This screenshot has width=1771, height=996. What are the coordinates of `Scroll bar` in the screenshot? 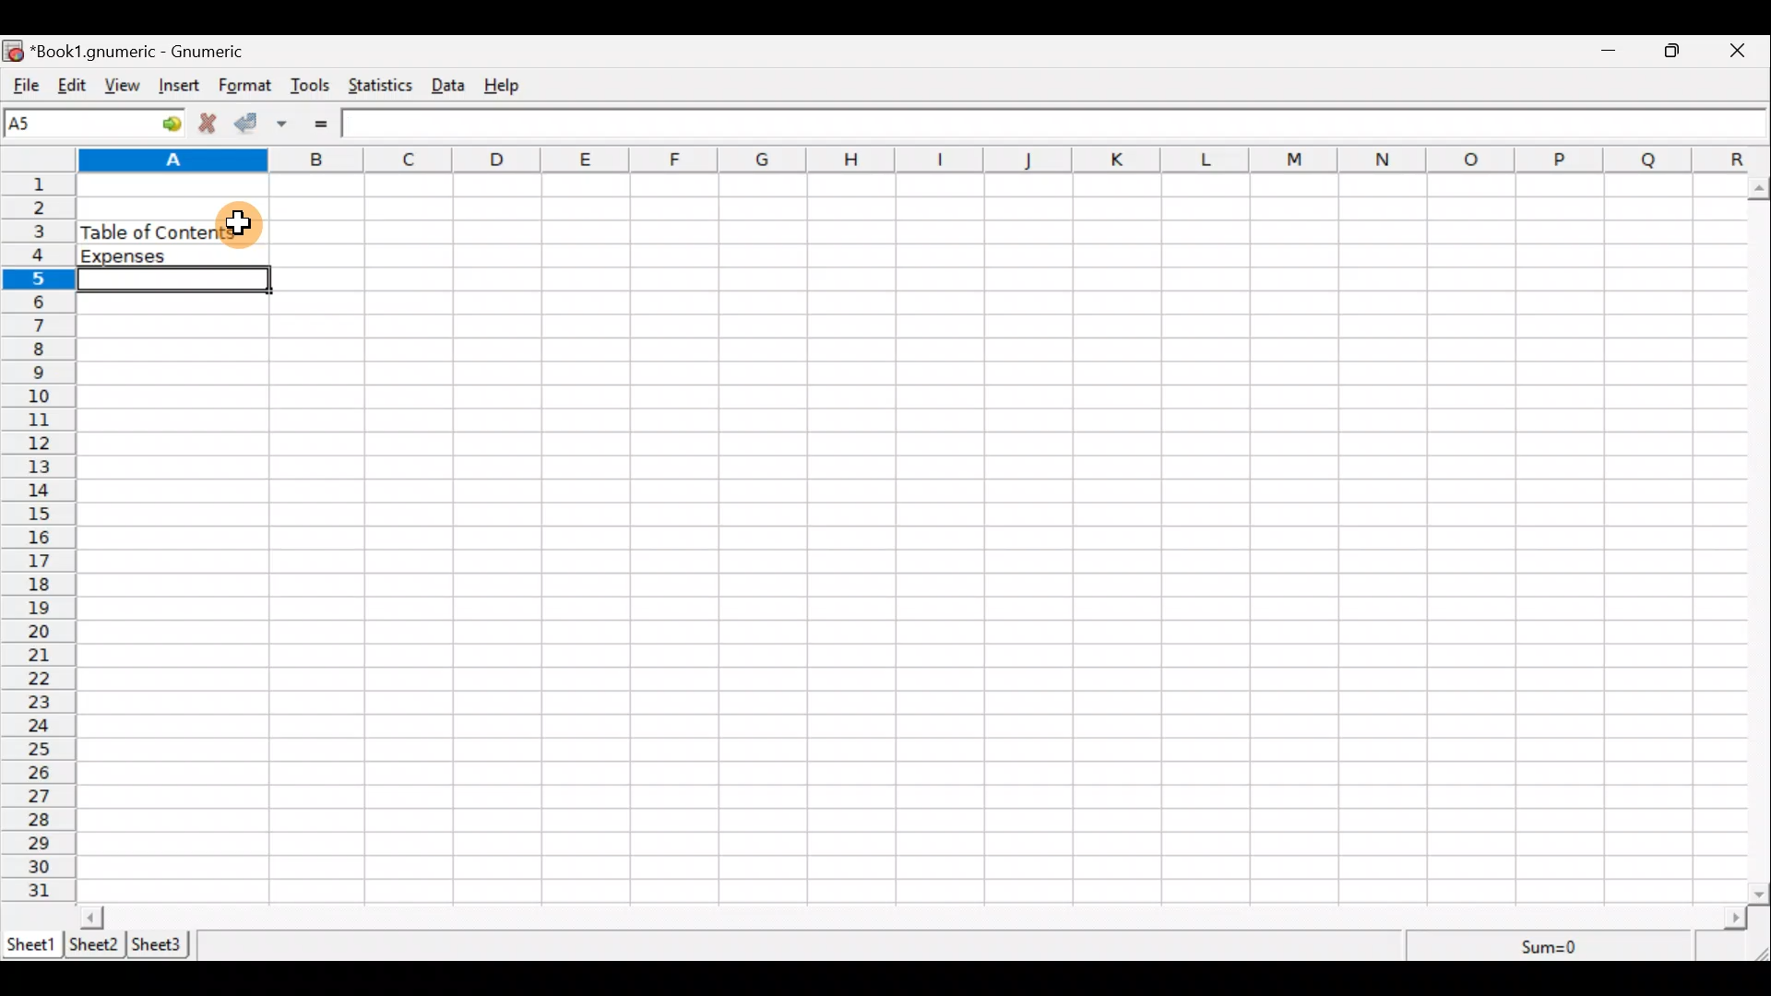 It's located at (914, 917).